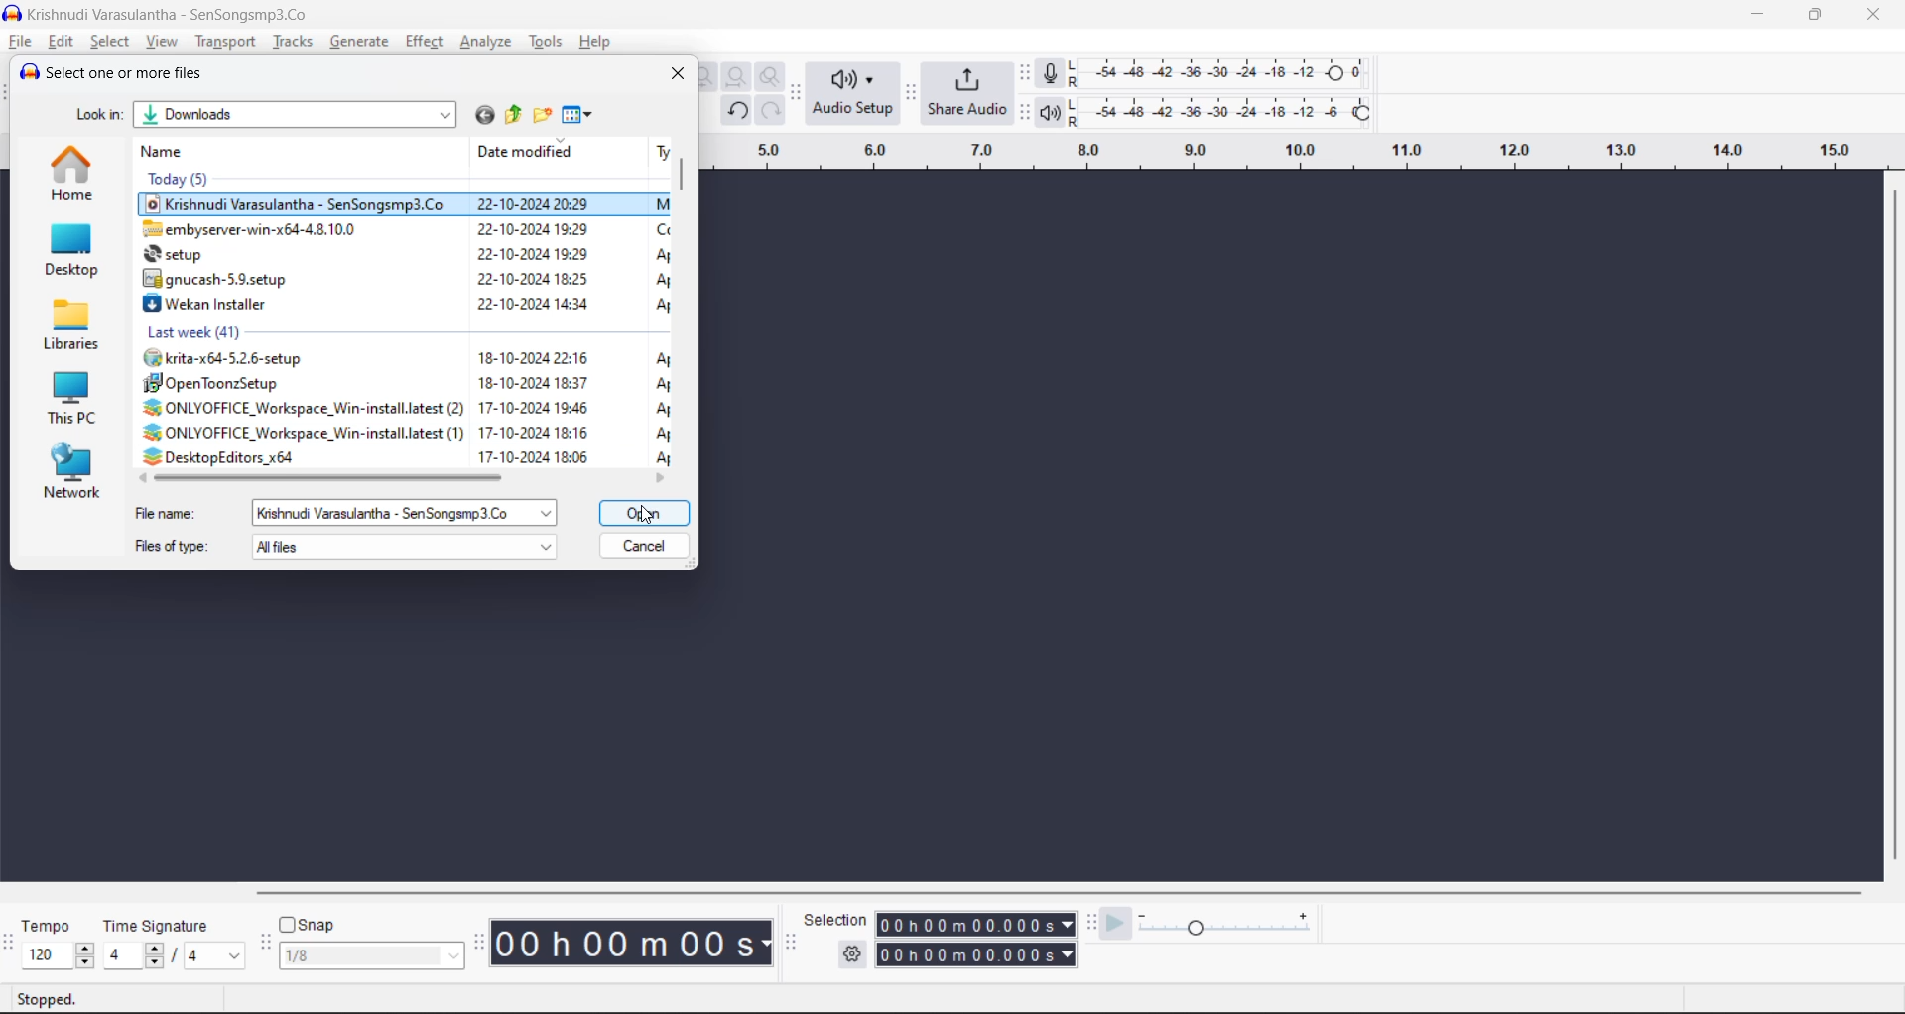 The image size is (1905, 1014). I want to click on view, so click(165, 42).